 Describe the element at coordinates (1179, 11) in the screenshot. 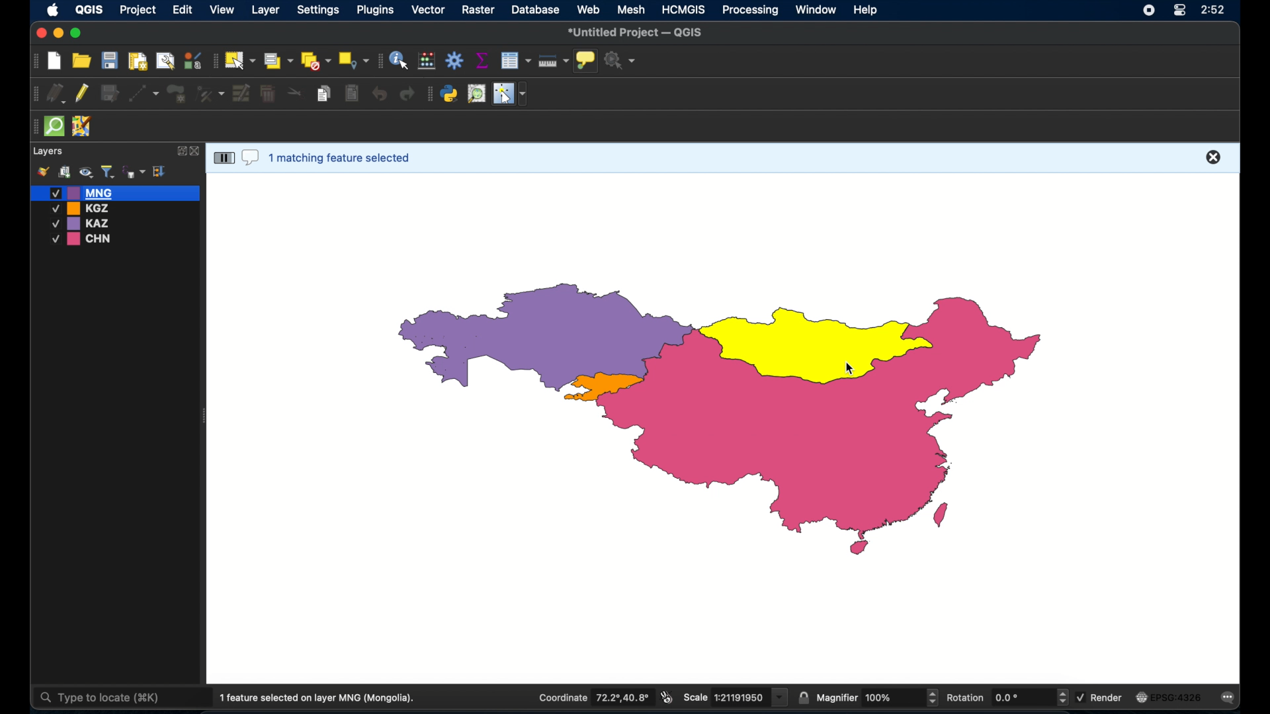

I see `control center` at that location.